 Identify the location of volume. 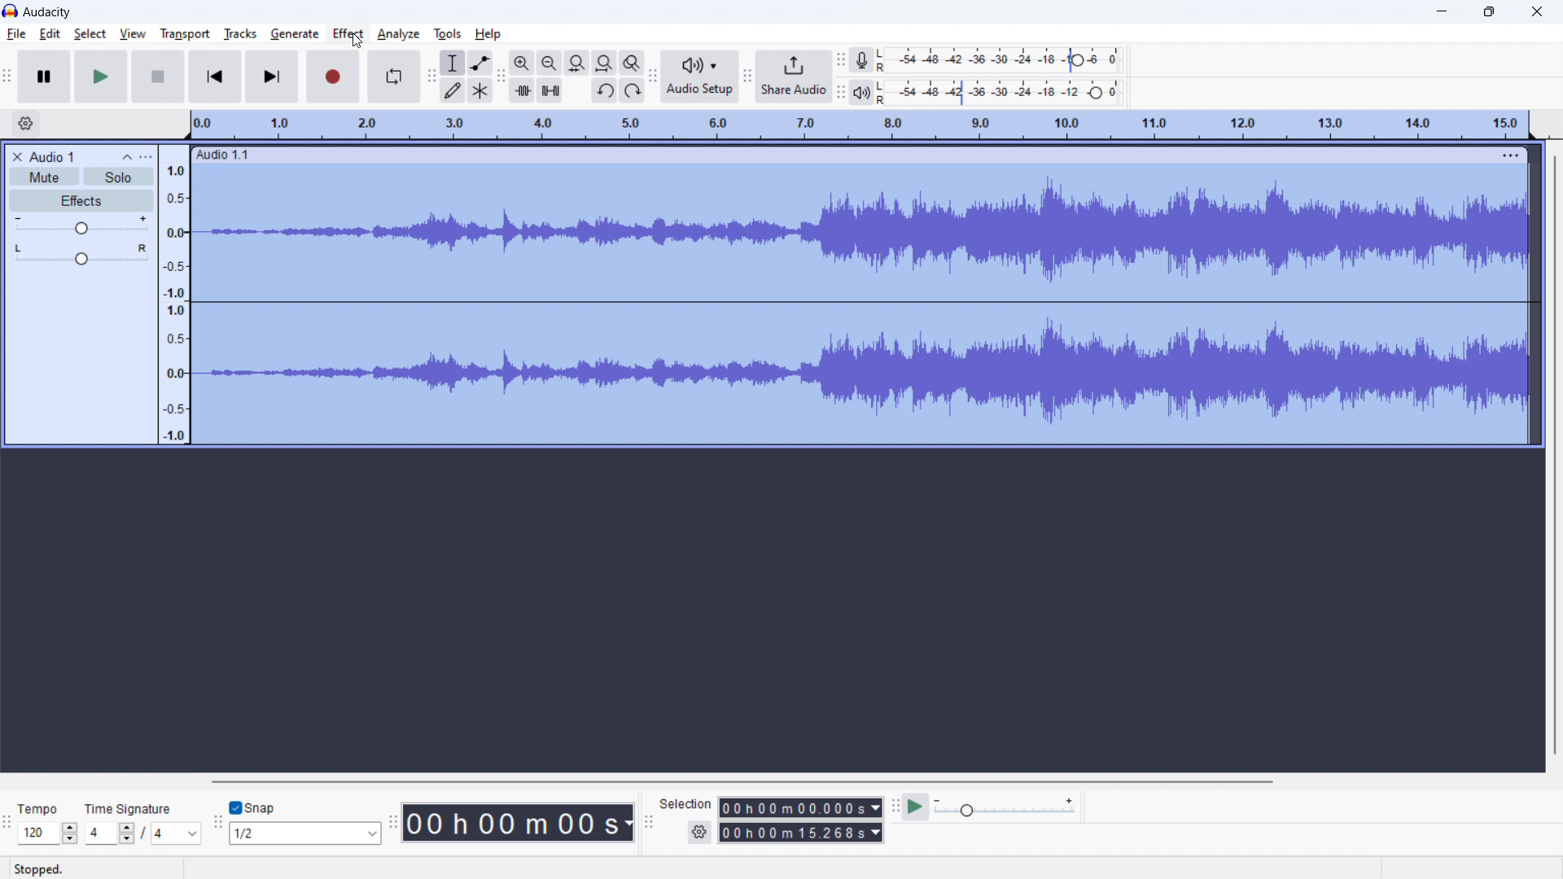
(80, 225).